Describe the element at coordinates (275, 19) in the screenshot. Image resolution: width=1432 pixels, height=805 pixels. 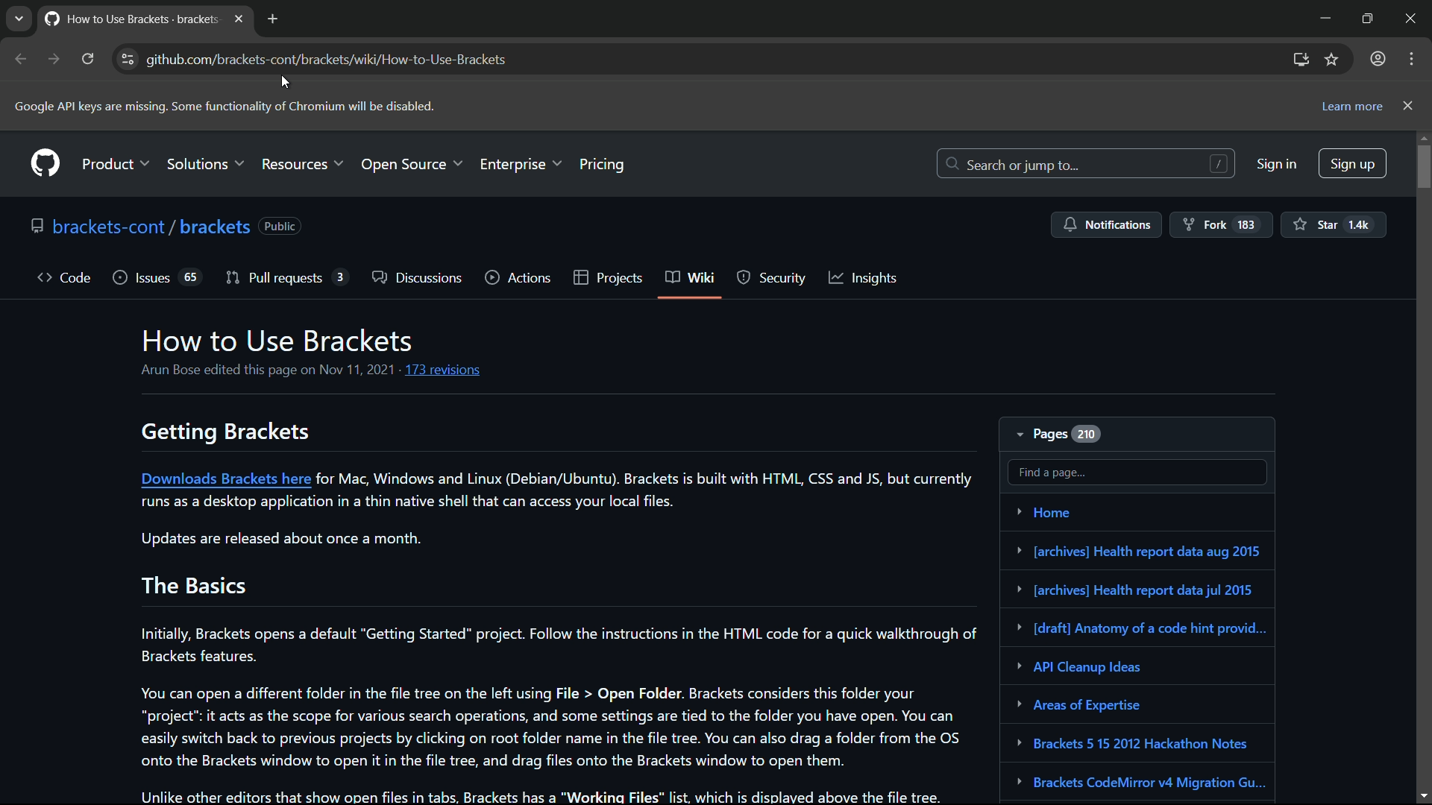
I see `new tab` at that location.